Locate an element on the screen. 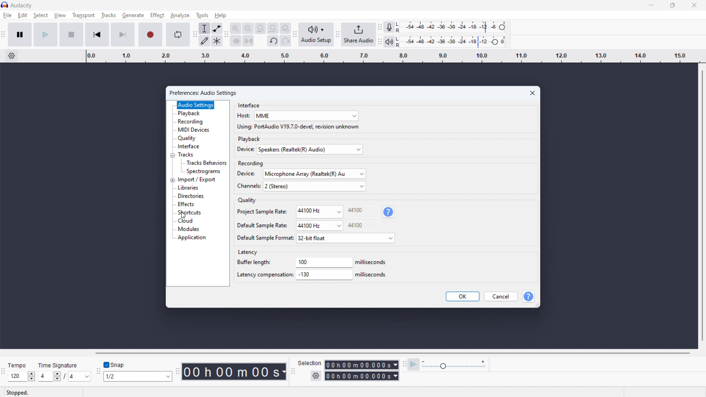 This screenshot has height=397, width=706. cancel is located at coordinates (502, 296).